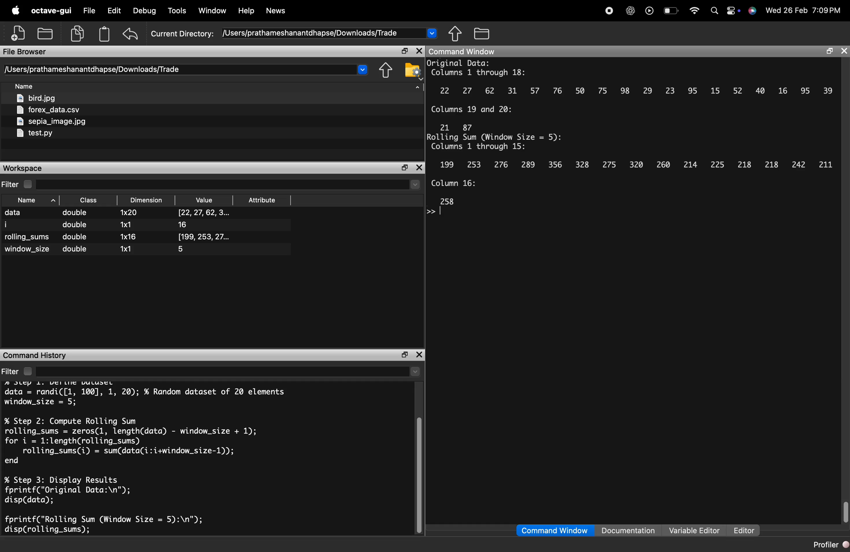 The height and width of the screenshot is (552, 850). What do you see at coordinates (29, 52) in the screenshot?
I see `file browser` at bounding box center [29, 52].